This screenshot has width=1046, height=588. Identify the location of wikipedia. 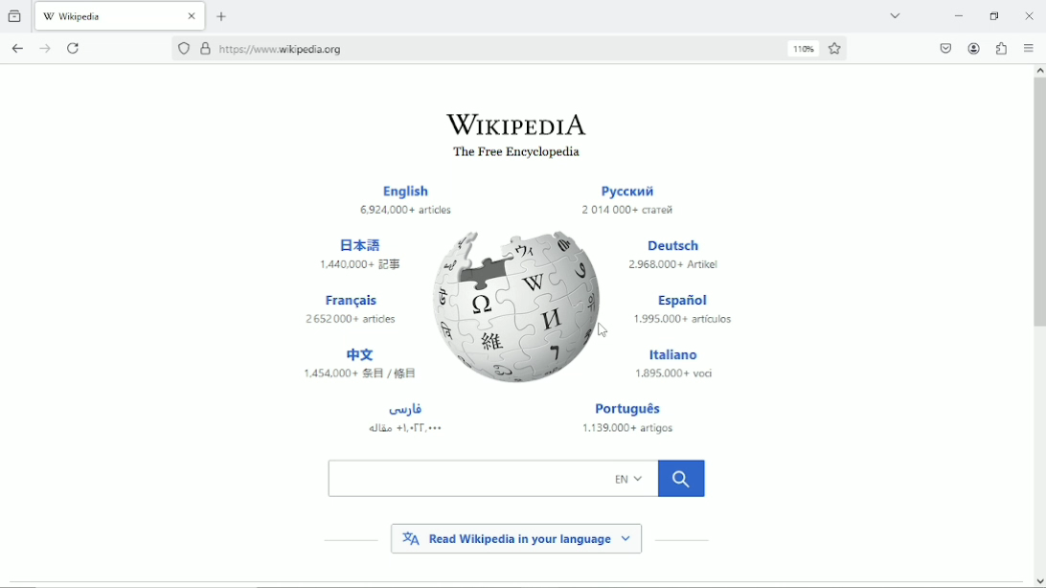
(515, 124).